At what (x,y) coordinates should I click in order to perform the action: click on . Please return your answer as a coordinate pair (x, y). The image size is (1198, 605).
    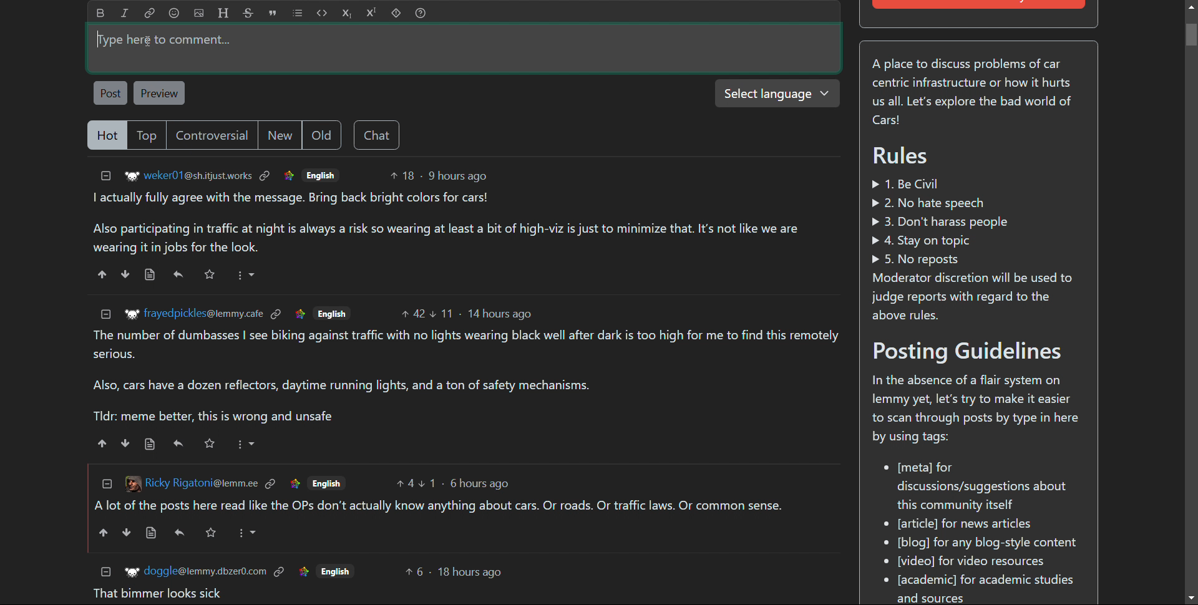
    Looking at the image, I should click on (336, 570).